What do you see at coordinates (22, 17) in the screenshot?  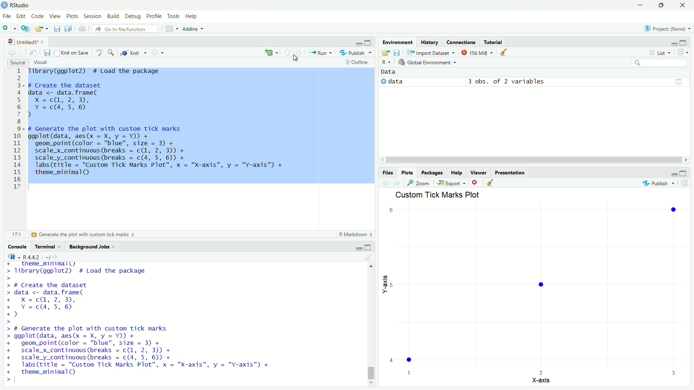 I see `edit` at bounding box center [22, 17].